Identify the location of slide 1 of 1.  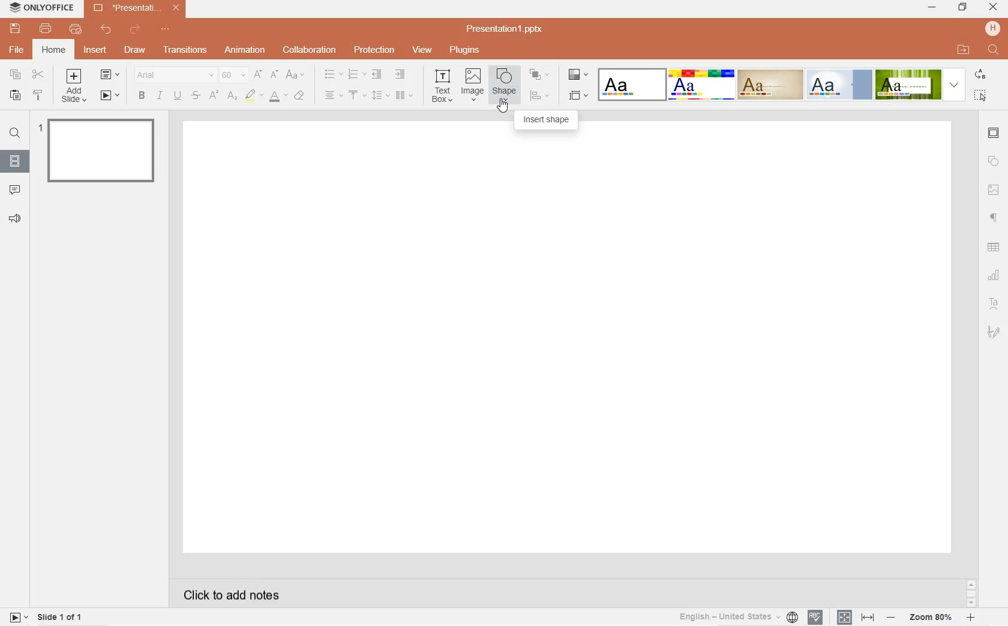
(61, 619).